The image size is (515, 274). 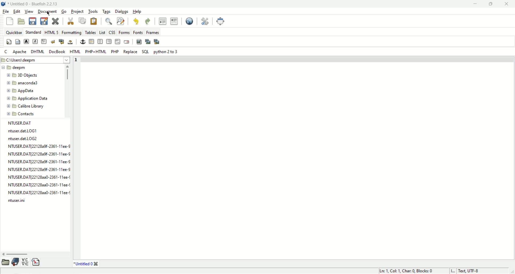 I want to click on quickbar, so click(x=13, y=32).